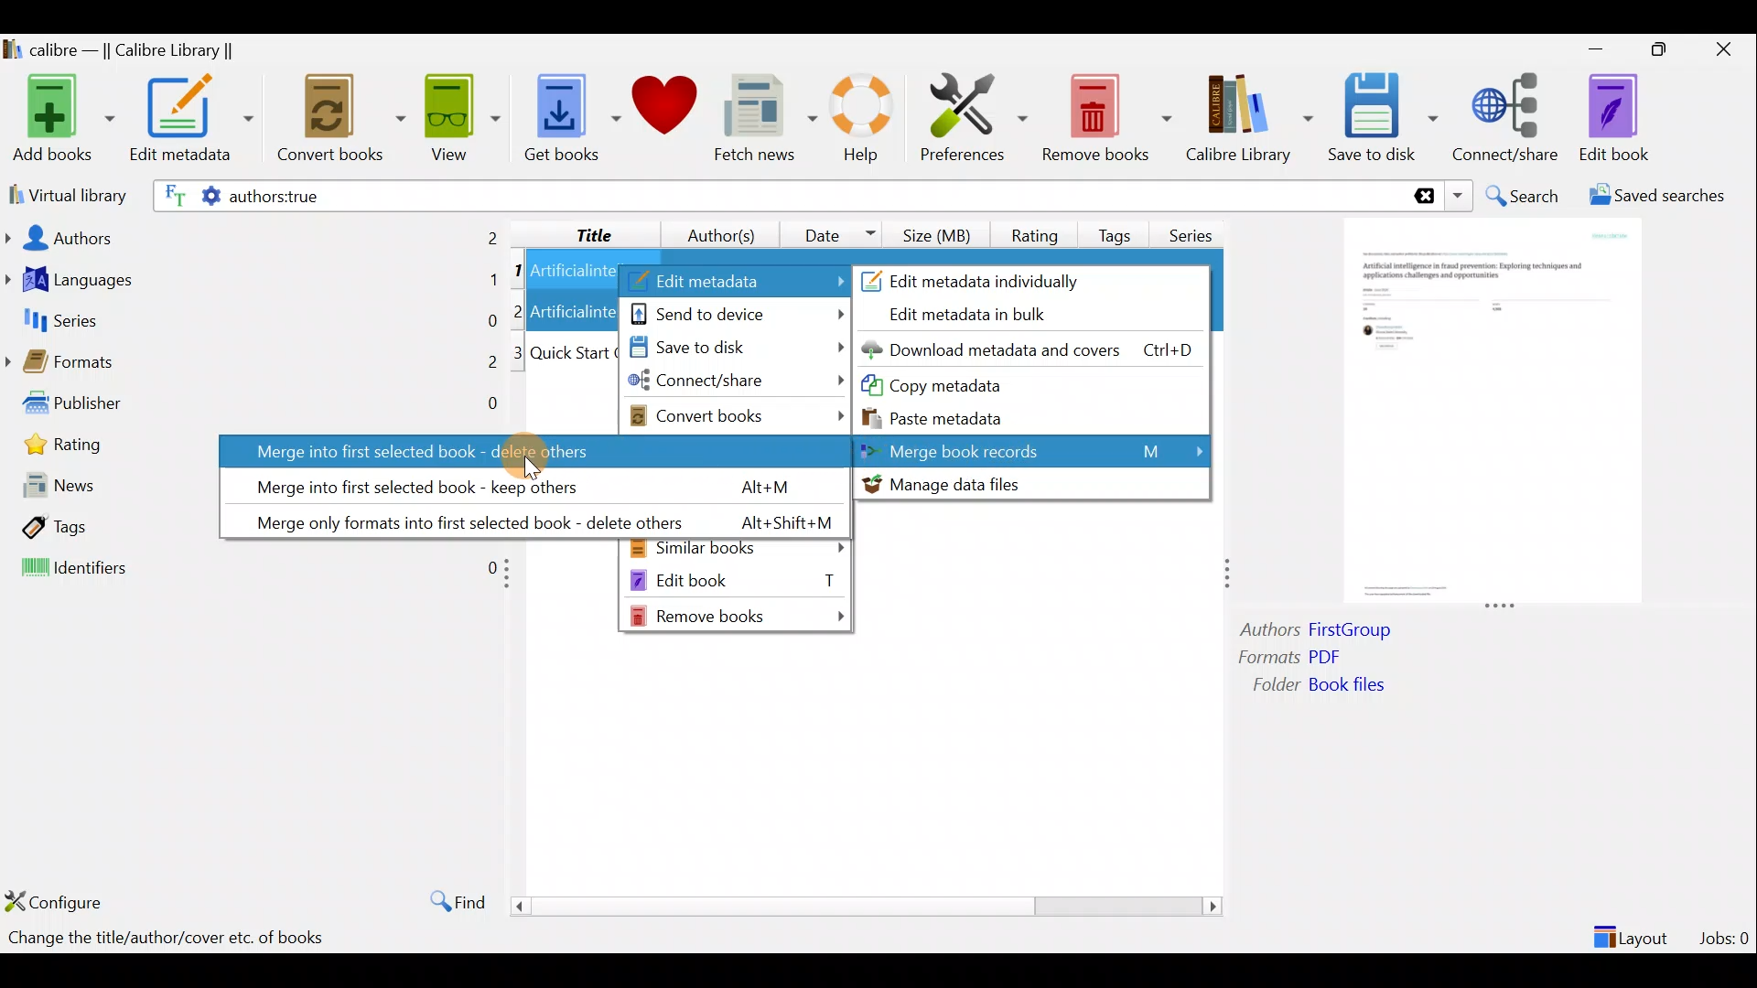 This screenshot has height=988, width=1757. What do you see at coordinates (253, 282) in the screenshot?
I see `Languages` at bounding box center [253, 282].